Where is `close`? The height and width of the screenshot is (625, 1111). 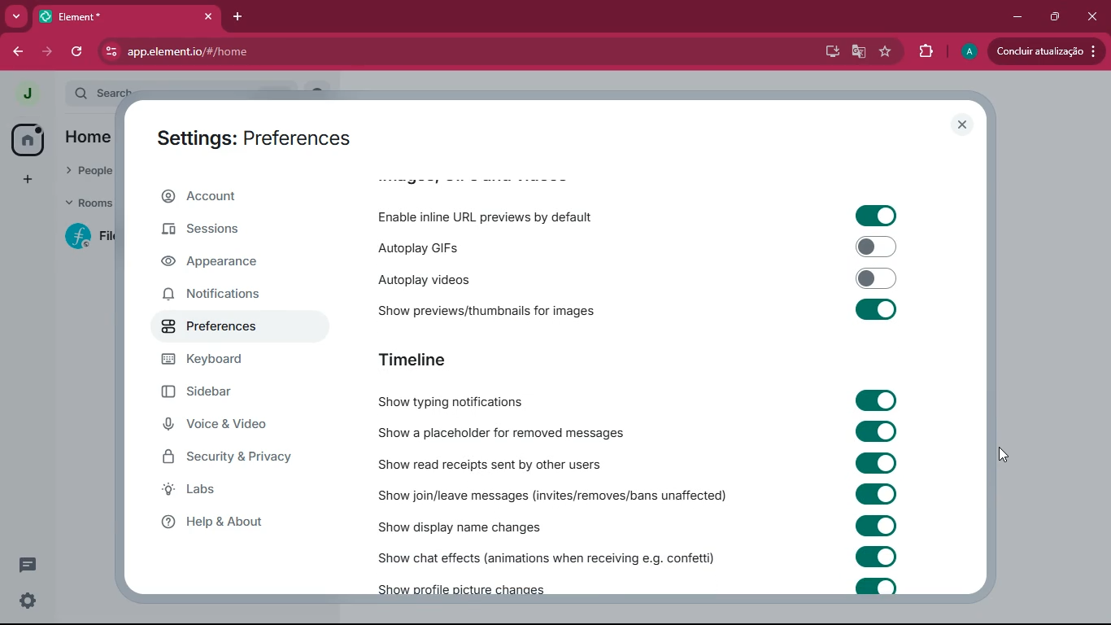 close is located at coordinates (963, 125).